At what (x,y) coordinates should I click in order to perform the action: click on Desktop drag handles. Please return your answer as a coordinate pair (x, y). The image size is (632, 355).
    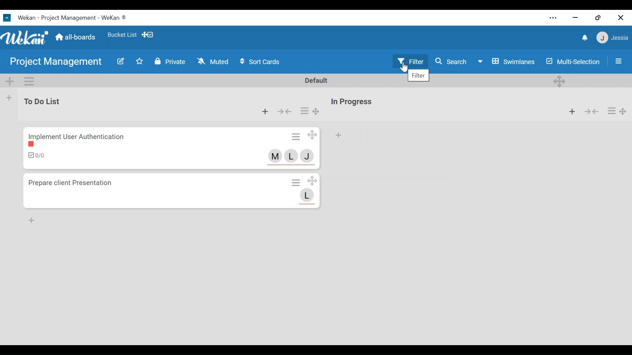
    Looking at the image, I should click on (561, 81).